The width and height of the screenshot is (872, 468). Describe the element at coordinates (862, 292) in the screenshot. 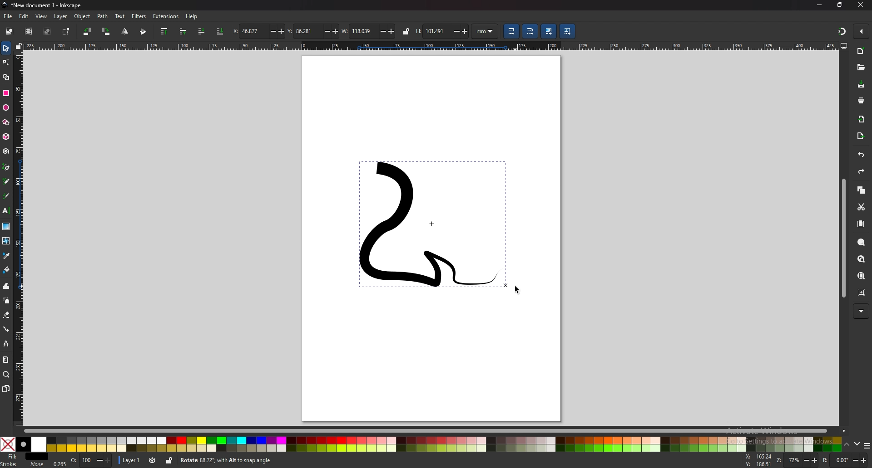

I see `zoom centre page` at that location.